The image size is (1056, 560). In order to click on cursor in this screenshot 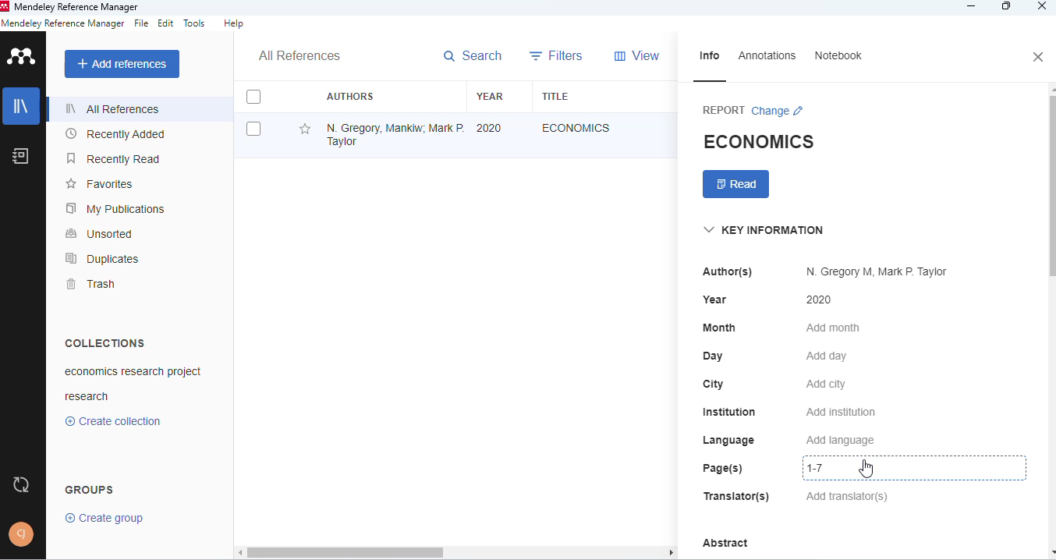, I will do `click(866, 468)`.